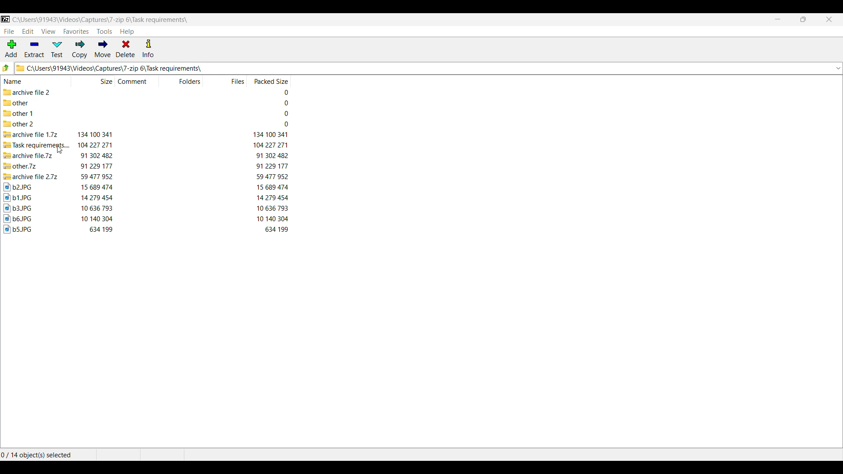  What do you see at coordinates (226, 80) in the screenshot?
I see `Files column` at bounding box center [226, 80].